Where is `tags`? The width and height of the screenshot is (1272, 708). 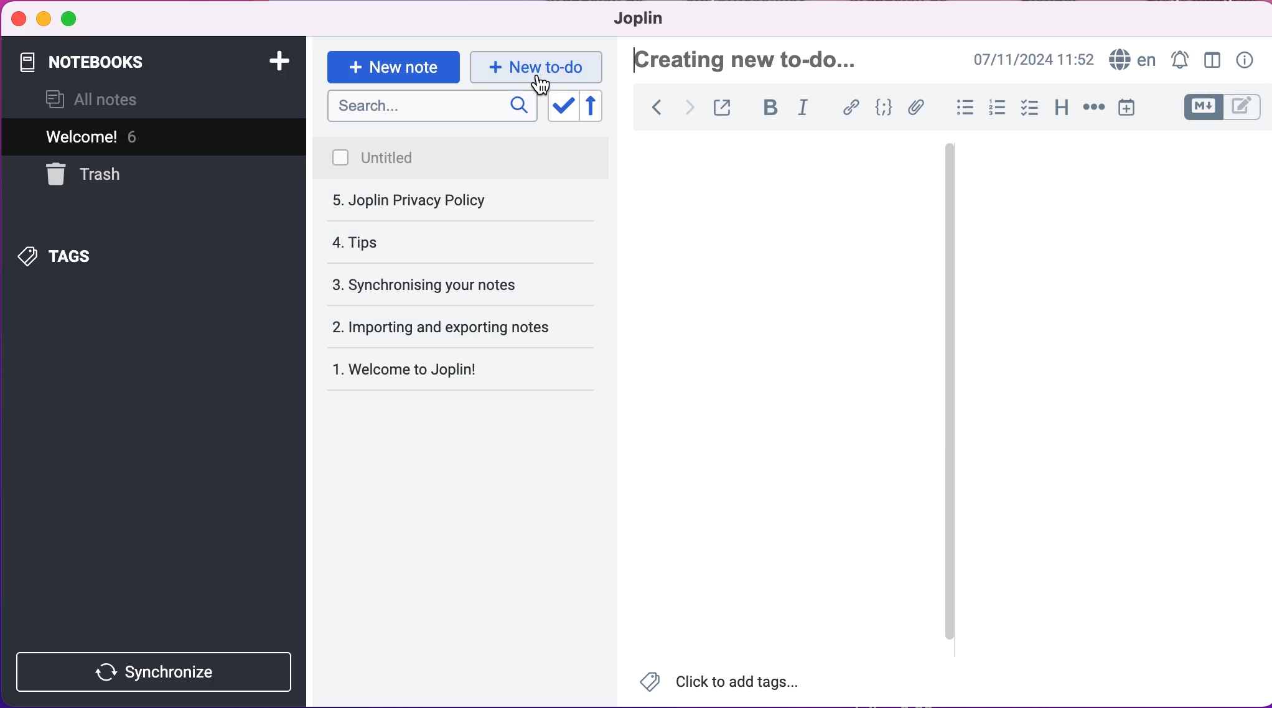
tags is located at coordinates (80, 254).